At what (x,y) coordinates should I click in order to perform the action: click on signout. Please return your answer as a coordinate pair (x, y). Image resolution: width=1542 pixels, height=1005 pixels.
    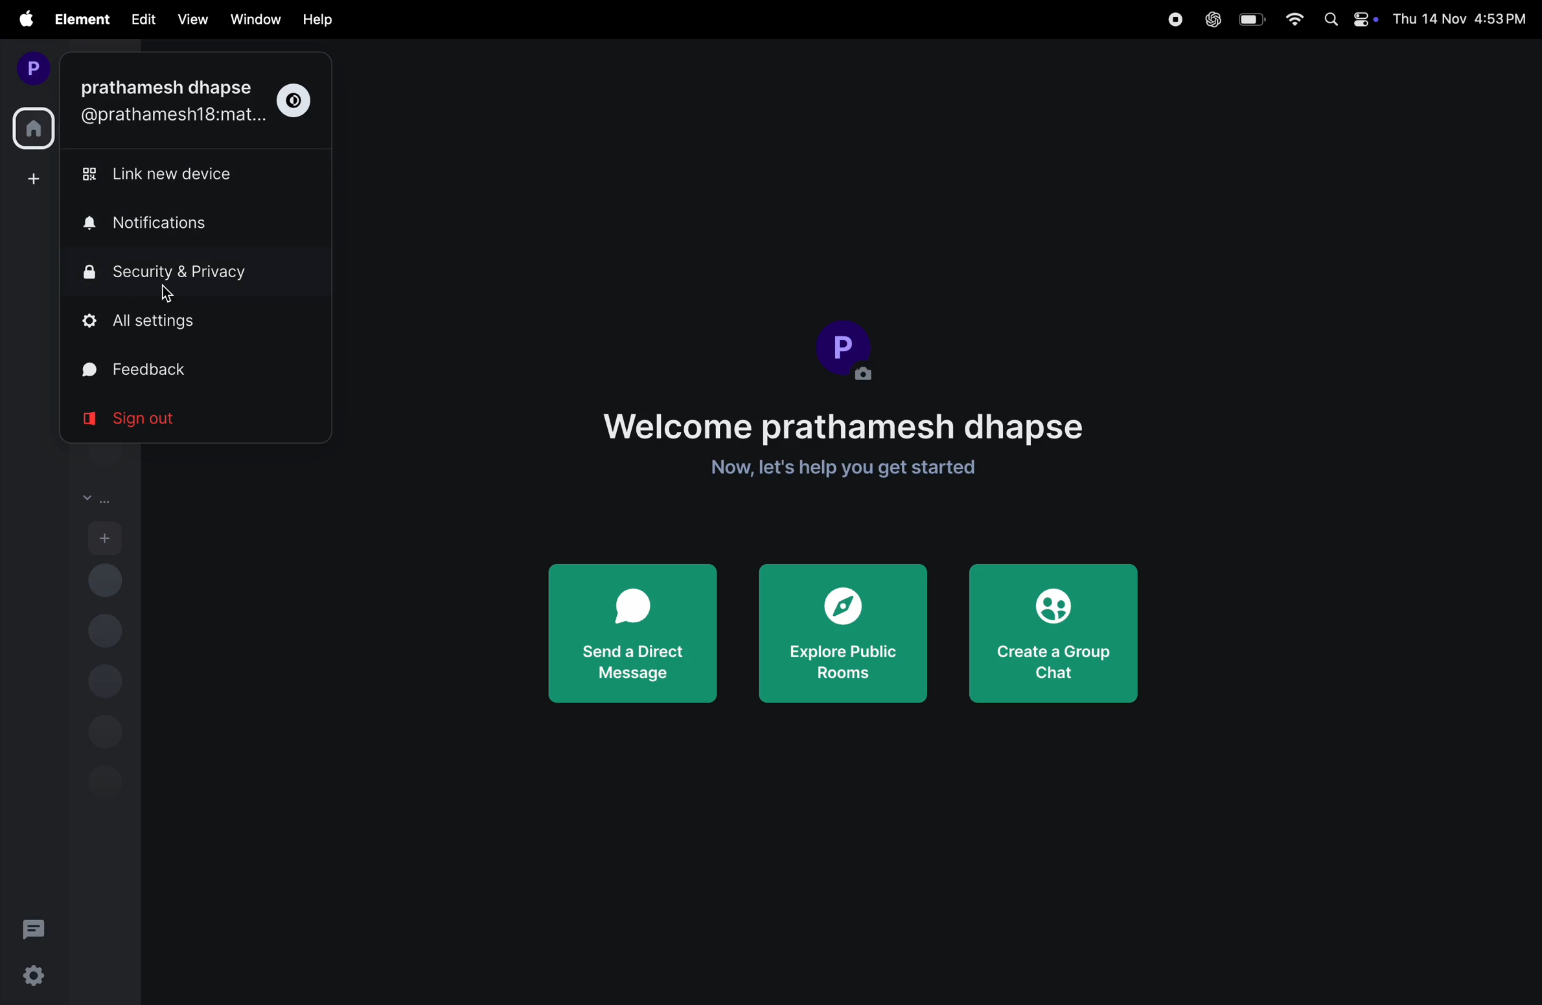
    Looking at the image, I should click on (146, 420).